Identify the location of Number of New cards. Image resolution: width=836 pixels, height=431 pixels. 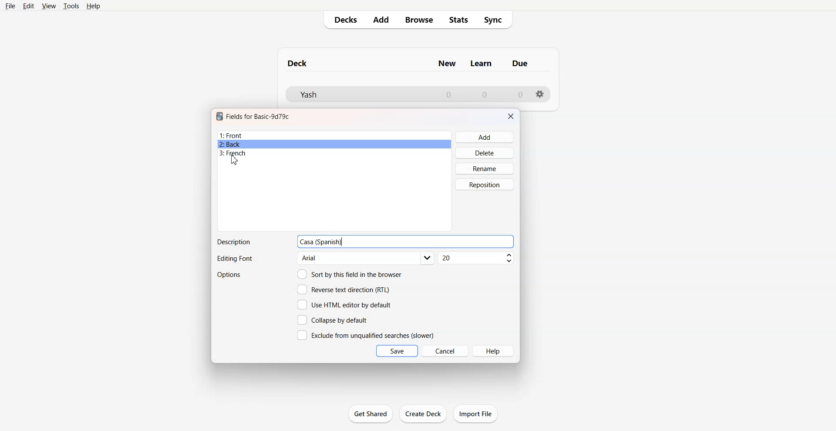
(448, 94).